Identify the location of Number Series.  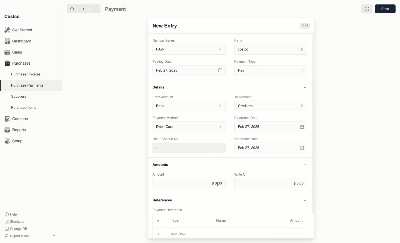
(165, 40).